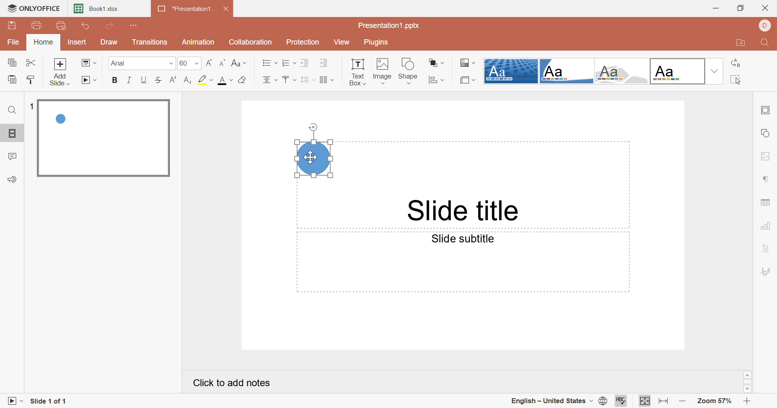 The image size is (777, 408). I want to click on Fit to width, so click(663, 402).